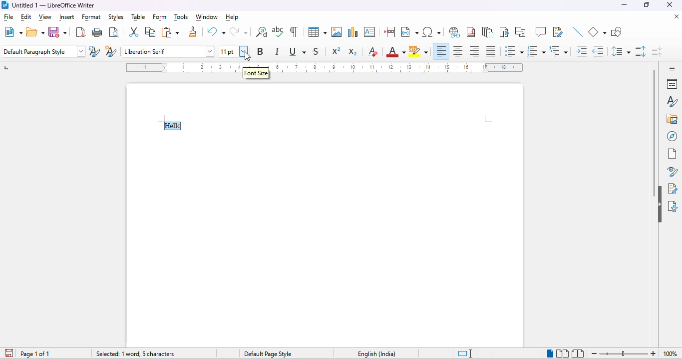 Image resolution: width=682 pixels, height=359 pixels. Describe the element at coordinates (278, 52) in the screenshot. I see `italic` at that location.